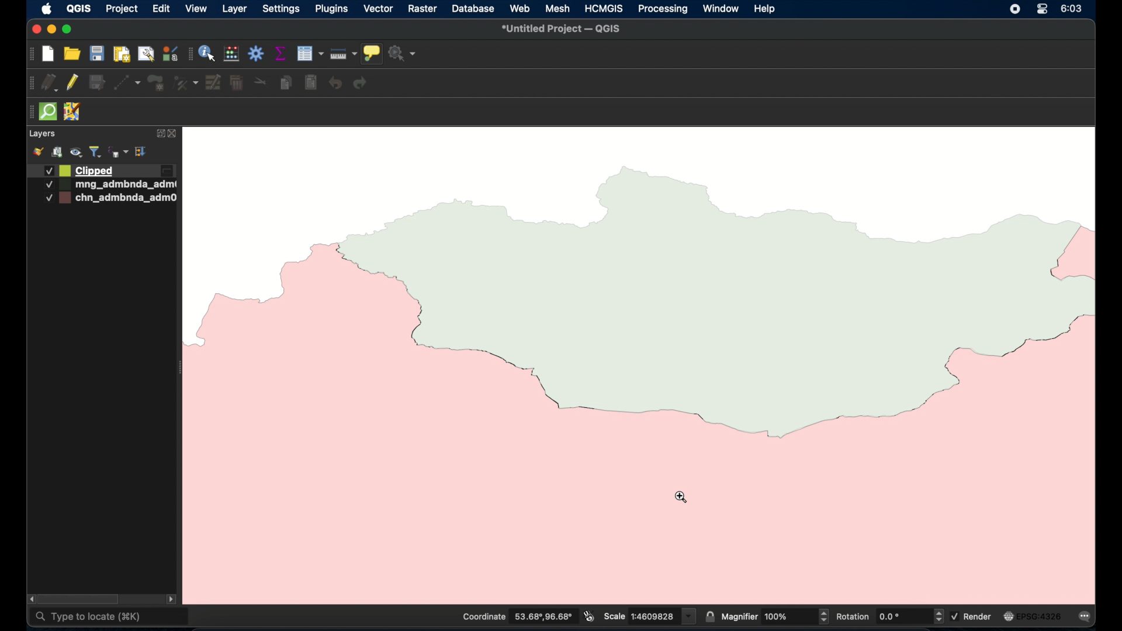 This screenshot has width=1122, height=631. Describe the element at coordinates (158, 134) in the screenshot. I see `expand` at that location.